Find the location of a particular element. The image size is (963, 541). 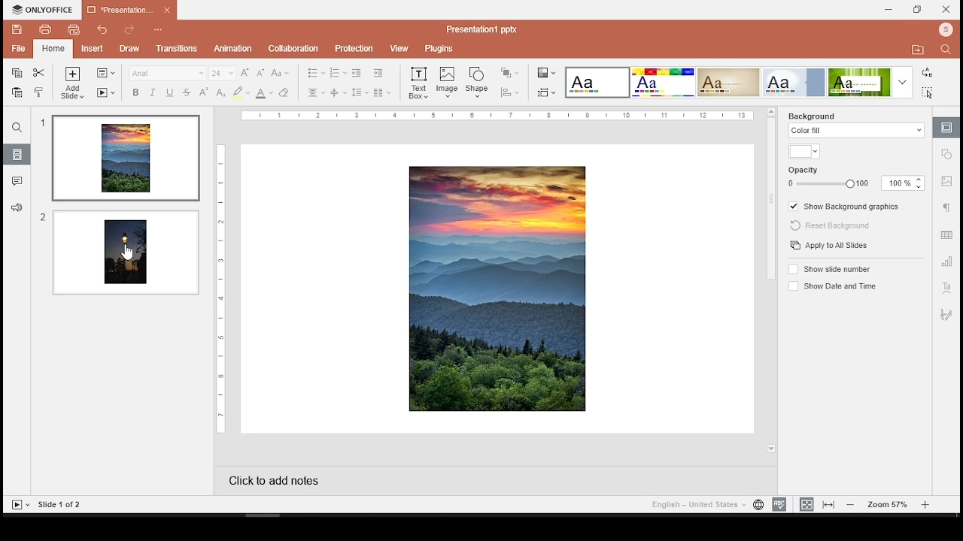

vertical align is located at coordinates (338, 93).